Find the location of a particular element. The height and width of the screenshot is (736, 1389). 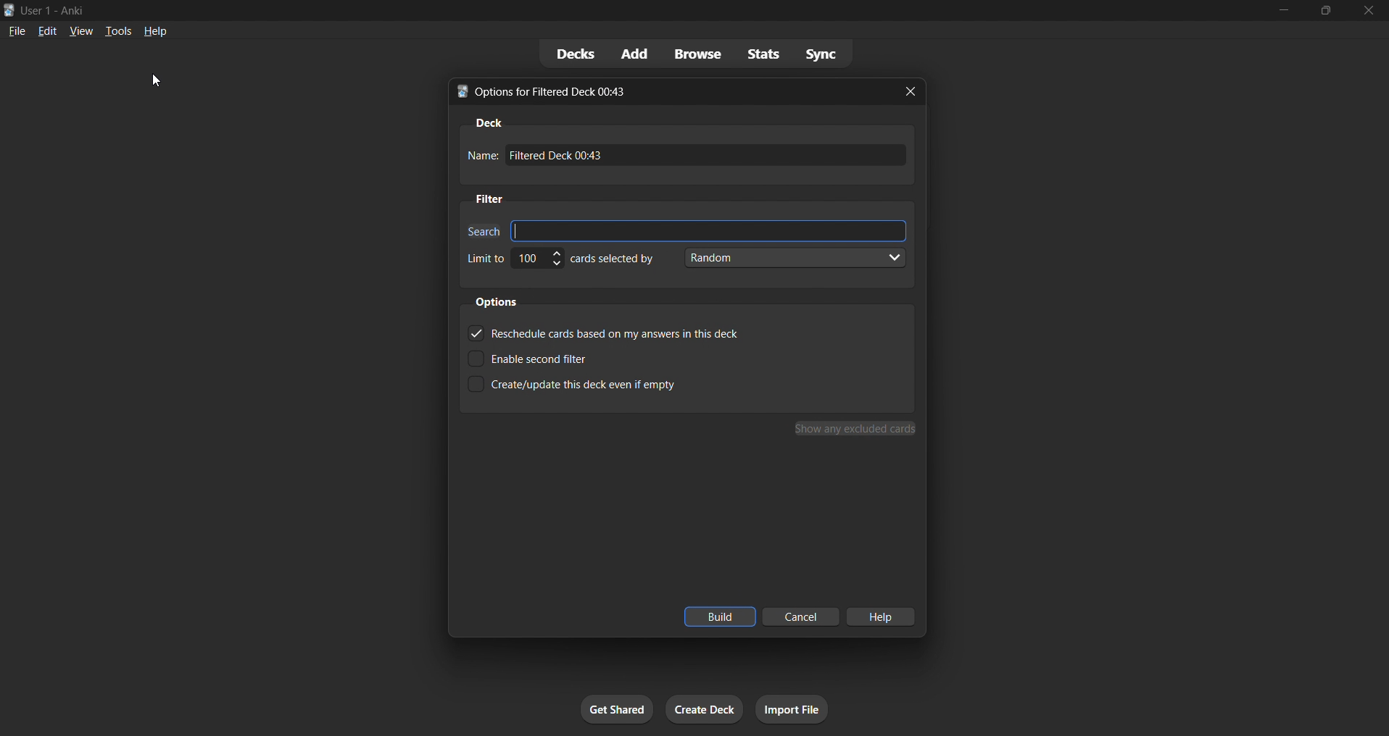

show any excluded cards is located at coordinates (854, 430).